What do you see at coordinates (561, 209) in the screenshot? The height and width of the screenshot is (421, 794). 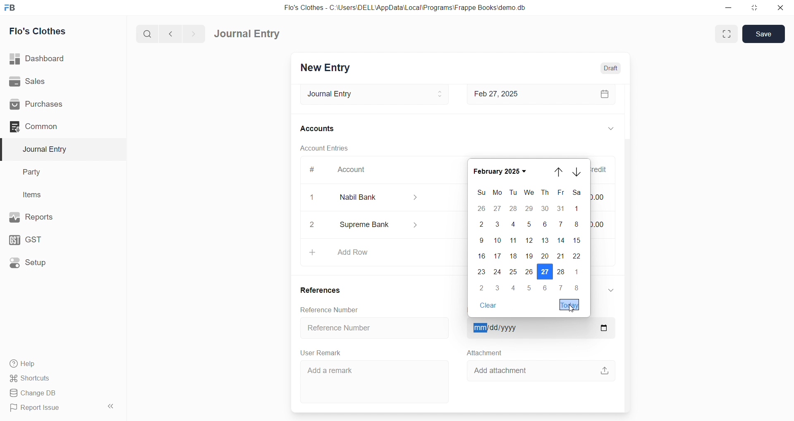 I see `31` at bounding box center [561, 209].